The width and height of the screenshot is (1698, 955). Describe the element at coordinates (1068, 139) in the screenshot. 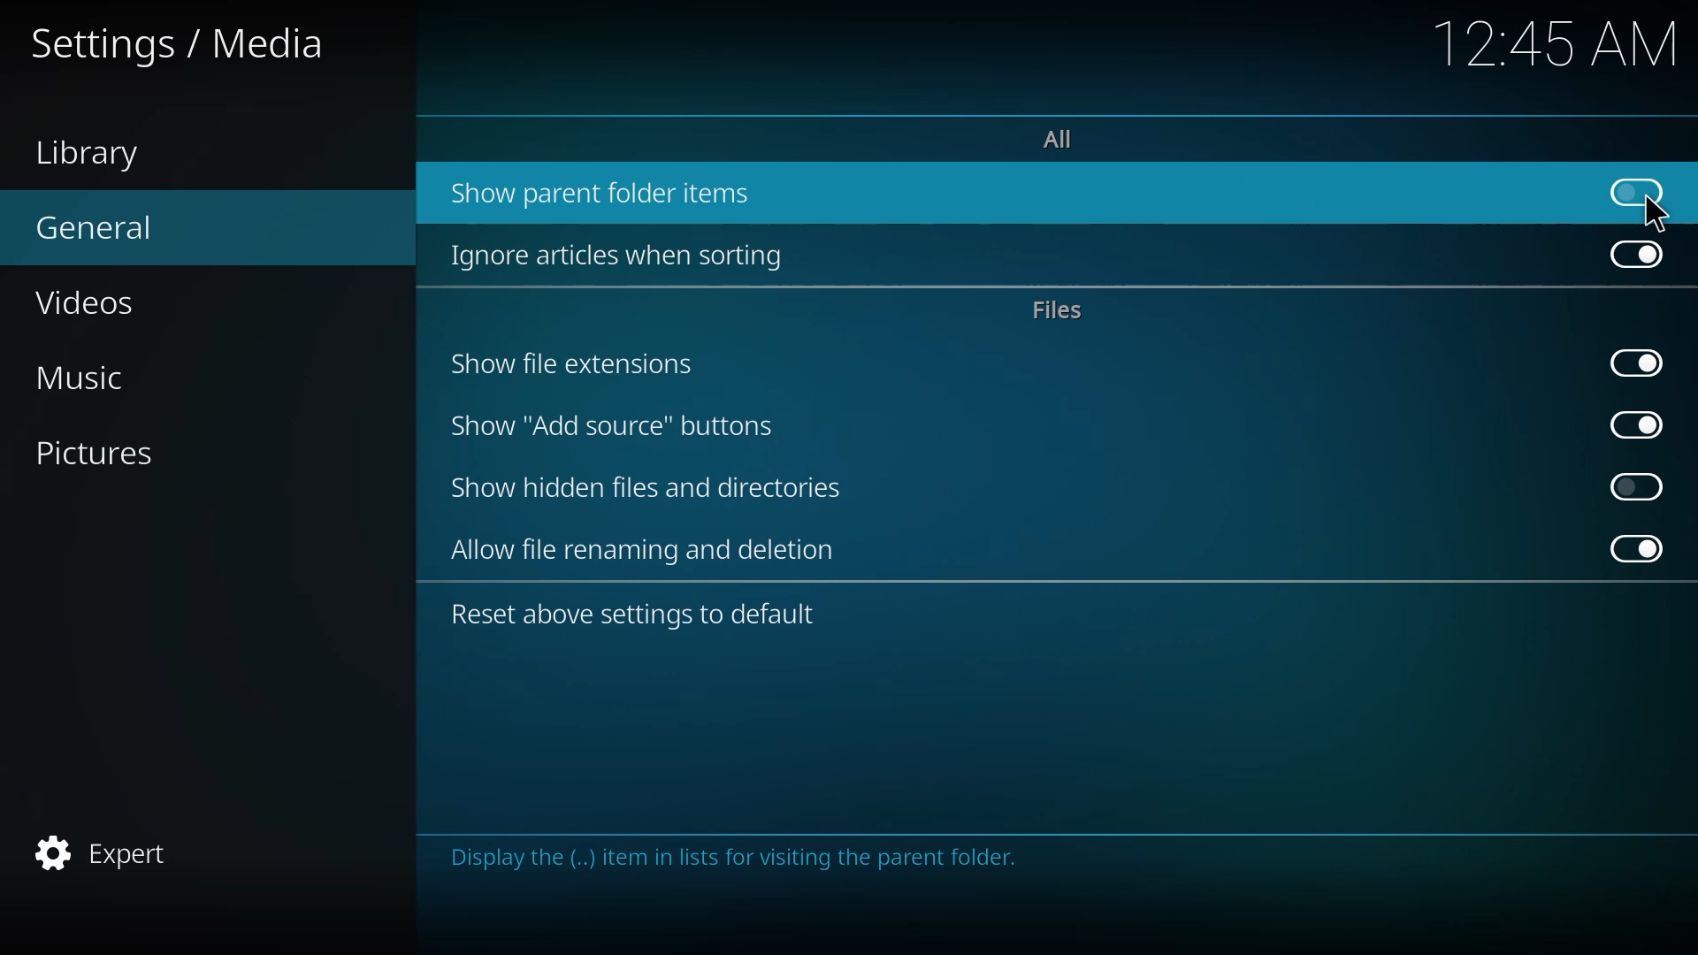

I see `all` at that location.